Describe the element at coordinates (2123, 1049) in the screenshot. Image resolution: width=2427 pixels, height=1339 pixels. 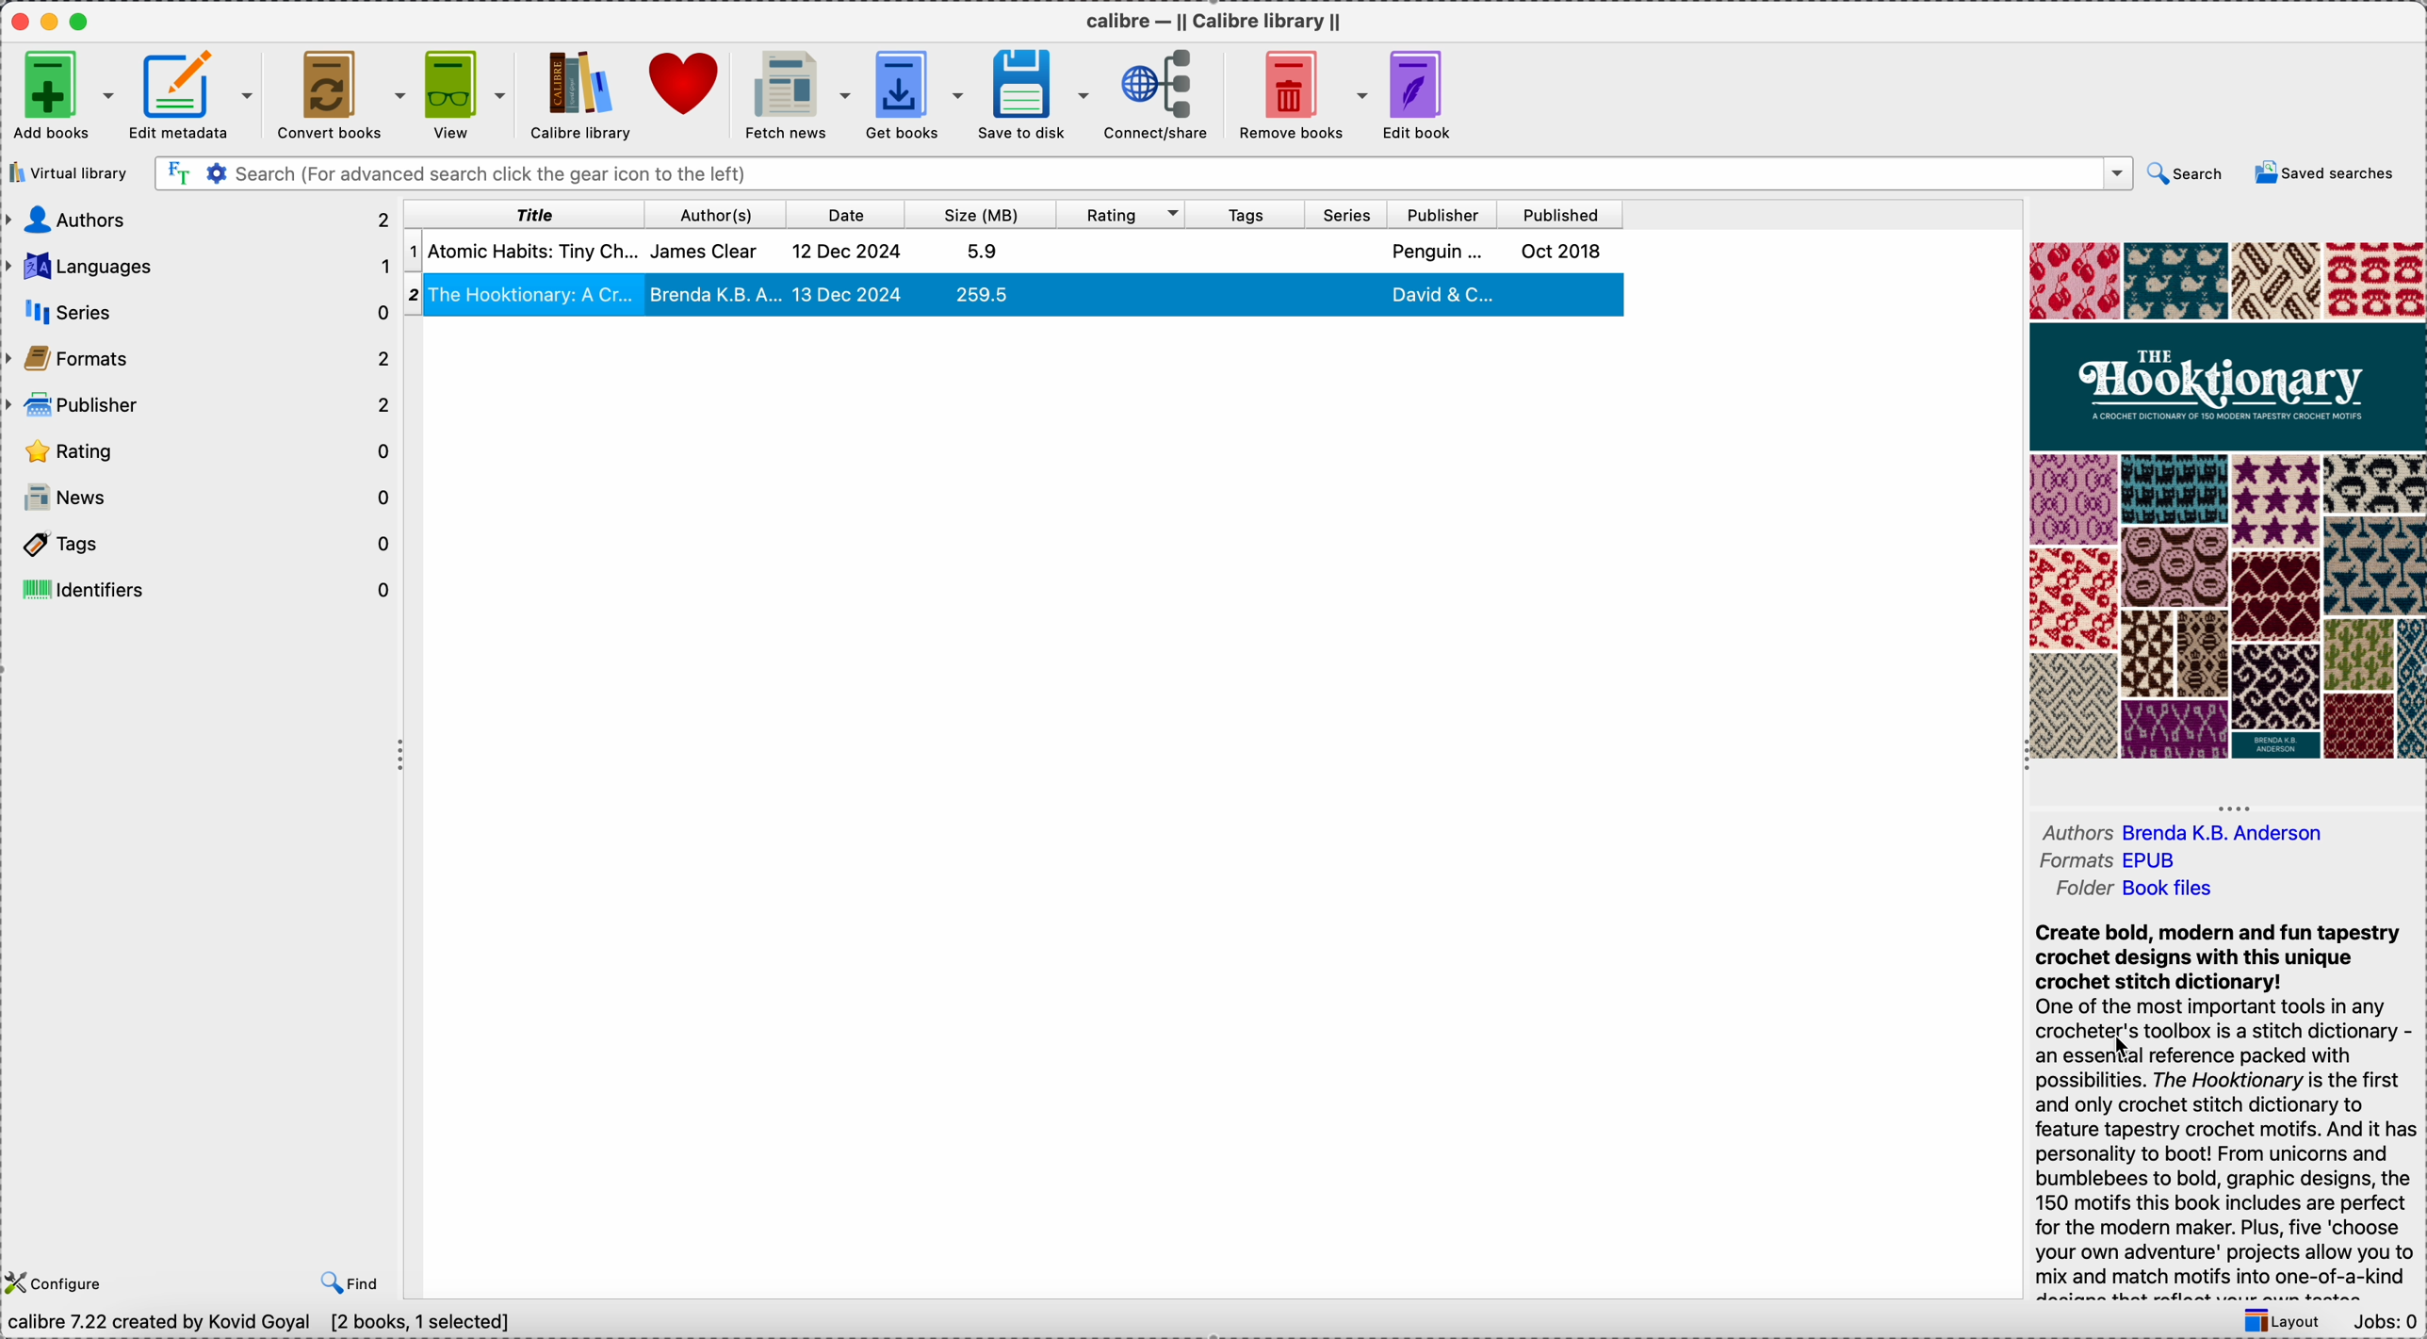
I see `cursor` at that location.